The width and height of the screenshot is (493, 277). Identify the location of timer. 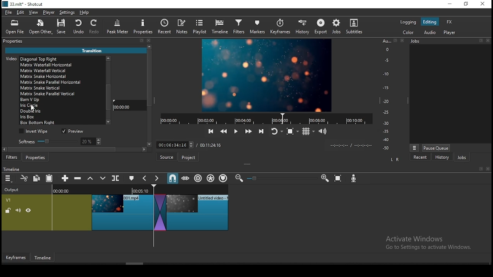
(264, 118).